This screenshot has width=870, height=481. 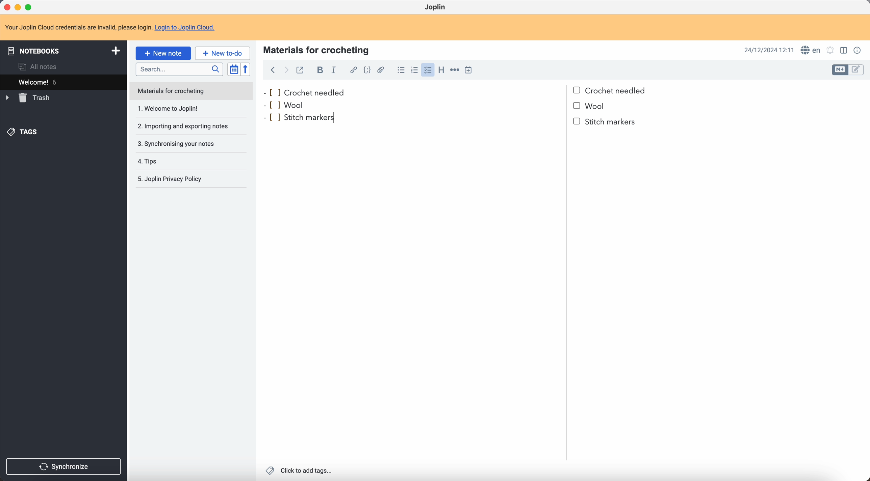 What do you see at coordinates (63, 81) in the screenshot?
I see `welcome` at bounding box center [63, 81].